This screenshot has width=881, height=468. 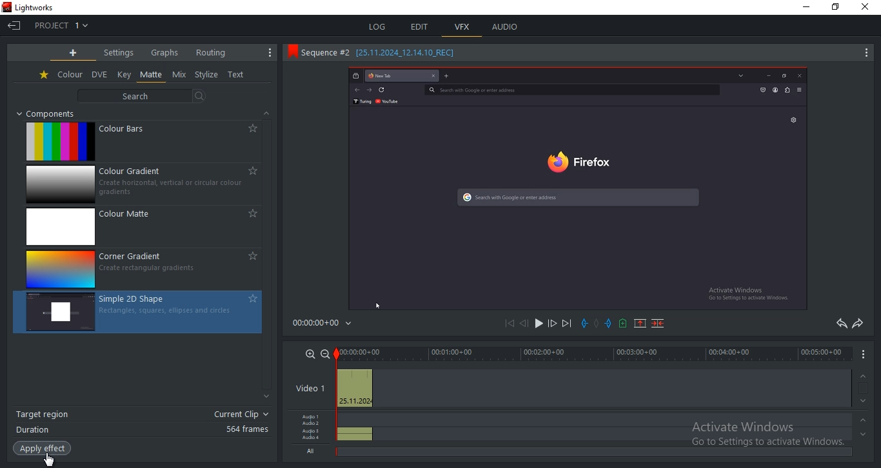 I want to click on zoom in, so click(x=310, y=353).